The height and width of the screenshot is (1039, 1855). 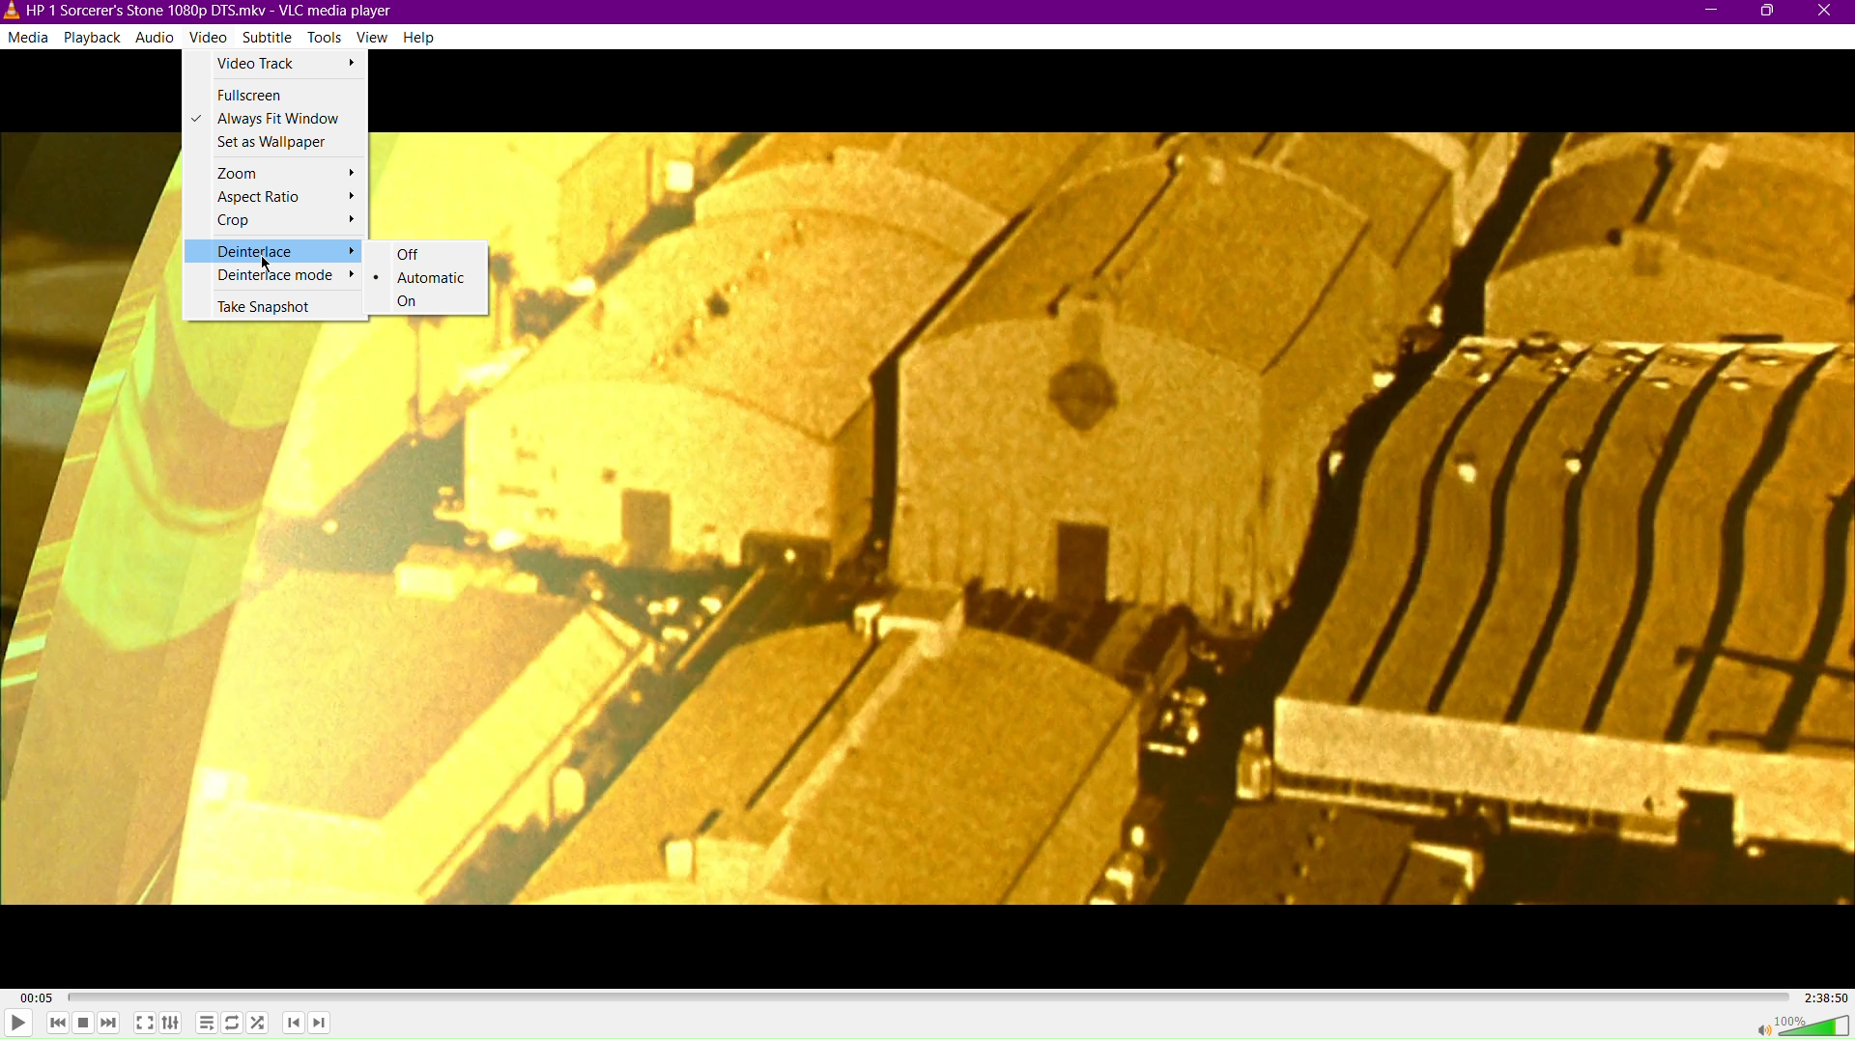 What do you see at coordinates (1799, 1024) in the screenshot?
I see `Volume 100%` at bounding box center [1799, 1024].